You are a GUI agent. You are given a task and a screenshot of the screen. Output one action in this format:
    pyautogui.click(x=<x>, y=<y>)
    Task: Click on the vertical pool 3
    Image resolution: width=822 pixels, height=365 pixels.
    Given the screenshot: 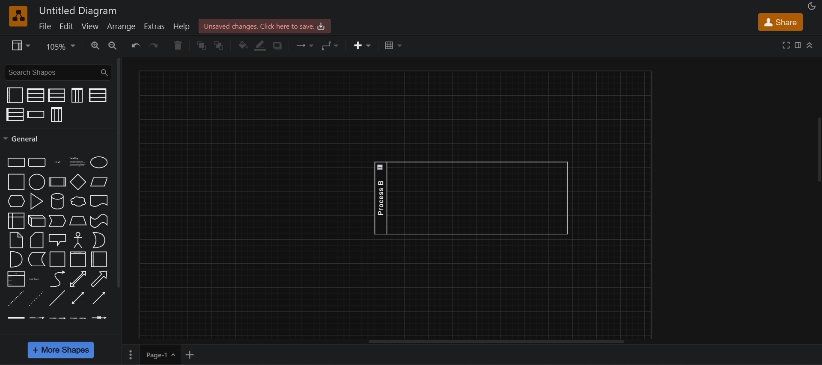 What is the action you would take?
    pyautogui.click(x=57, y=115)
    